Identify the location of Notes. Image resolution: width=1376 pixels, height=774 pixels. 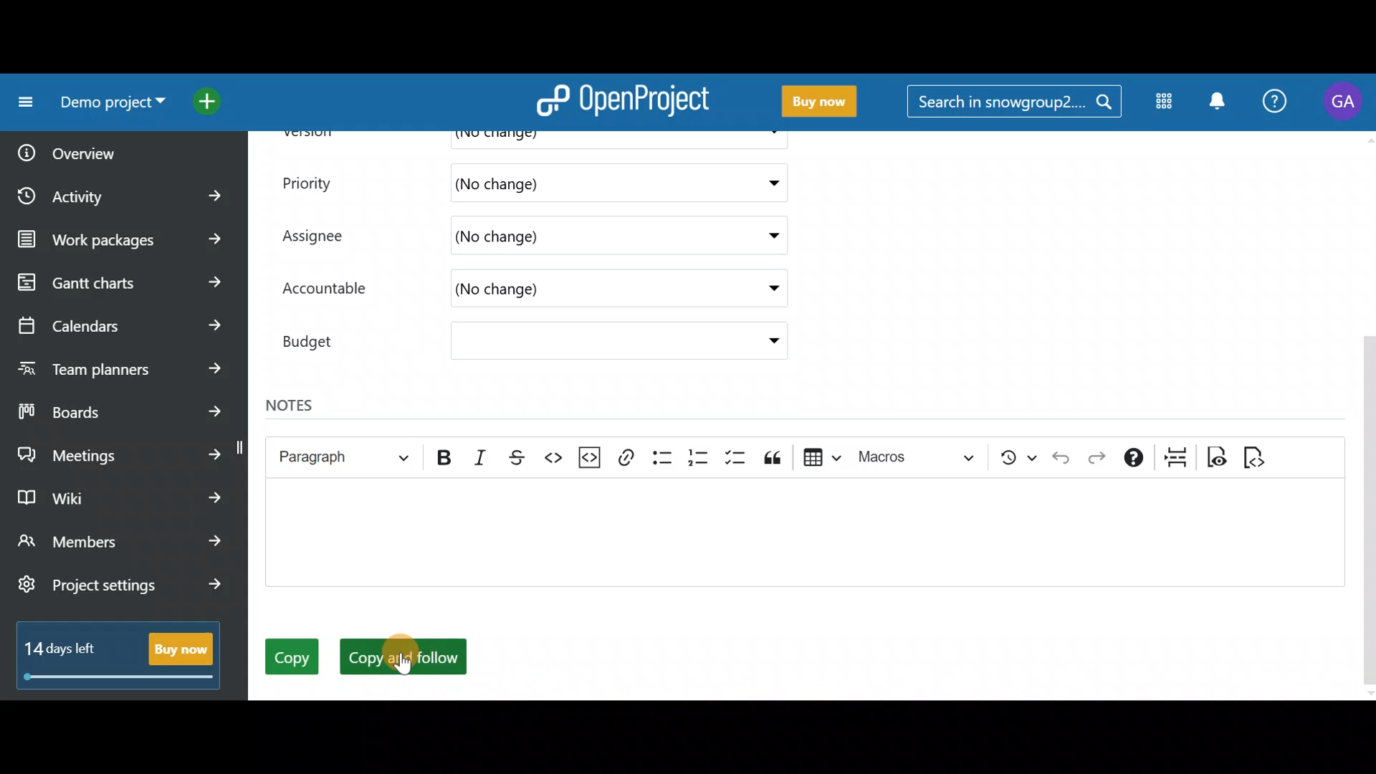
(297, 407).